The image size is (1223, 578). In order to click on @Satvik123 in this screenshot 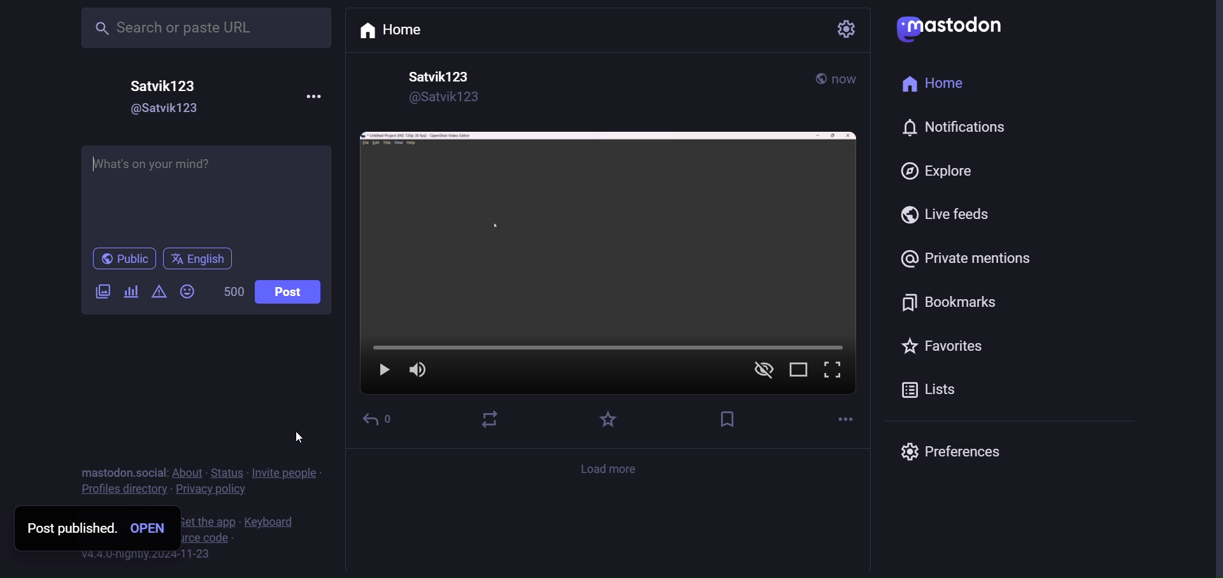, I will do `click(173, 109)`.